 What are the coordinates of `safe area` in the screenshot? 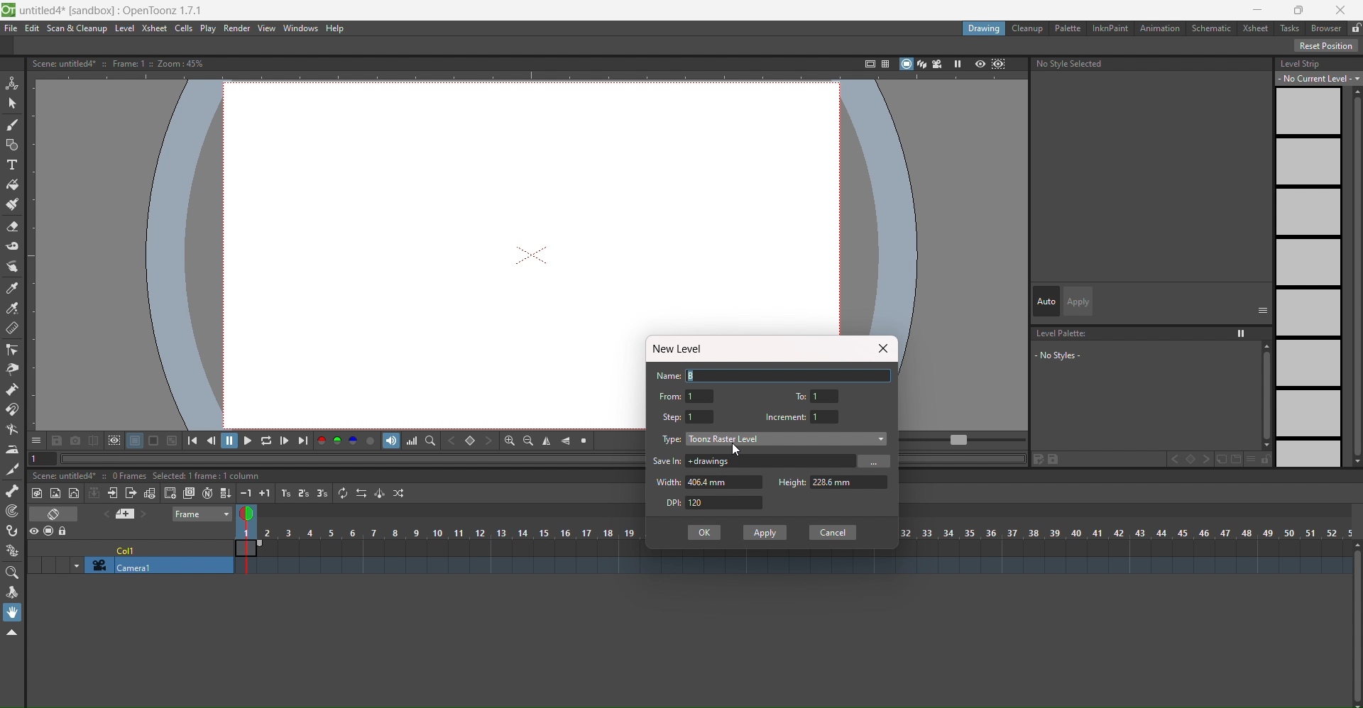 It's located at (866, 64).